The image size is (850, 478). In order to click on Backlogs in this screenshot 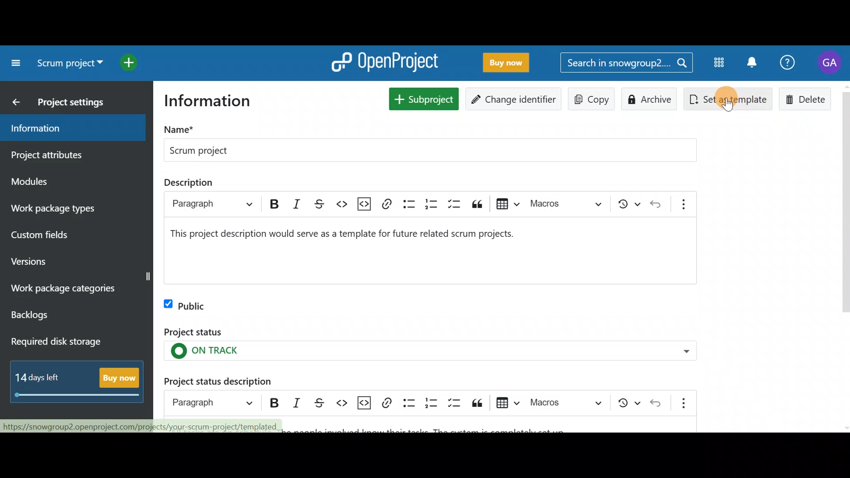, I will do `click(64, 315)`.